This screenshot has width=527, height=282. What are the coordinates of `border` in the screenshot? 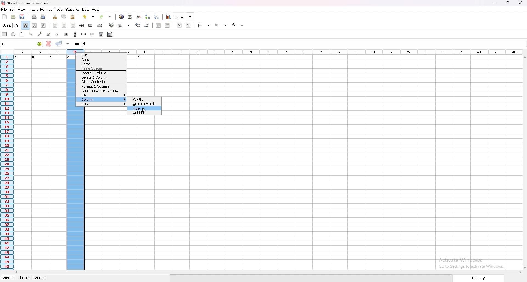 It's located at (205, 25).